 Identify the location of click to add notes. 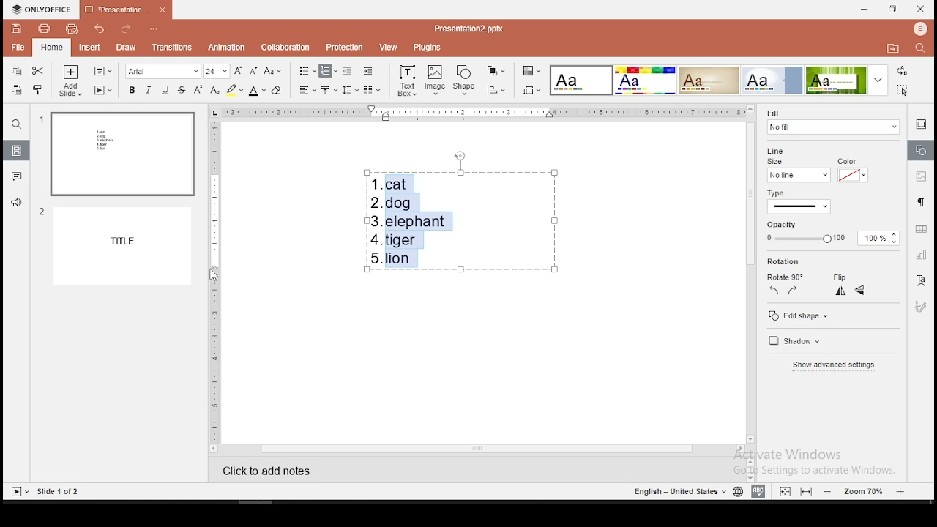
(276, 468).